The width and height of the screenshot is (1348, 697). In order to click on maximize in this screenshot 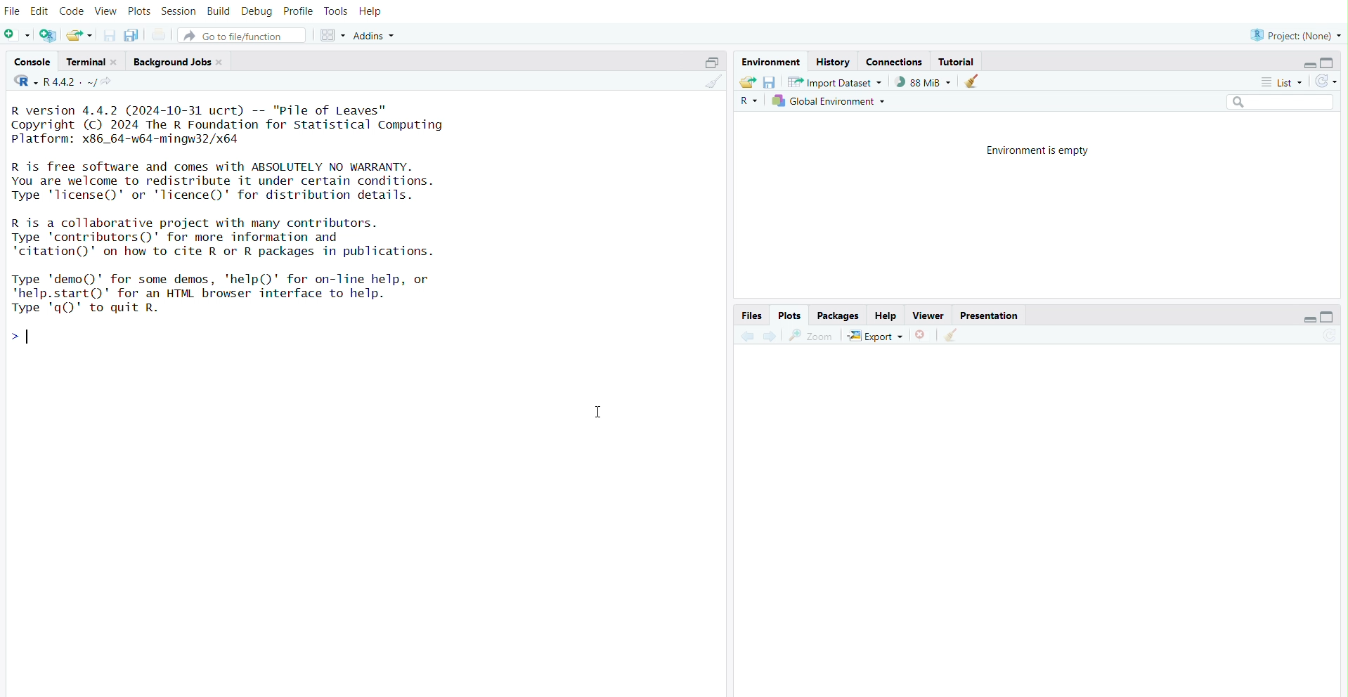, I will do `click(1335, 317)`.